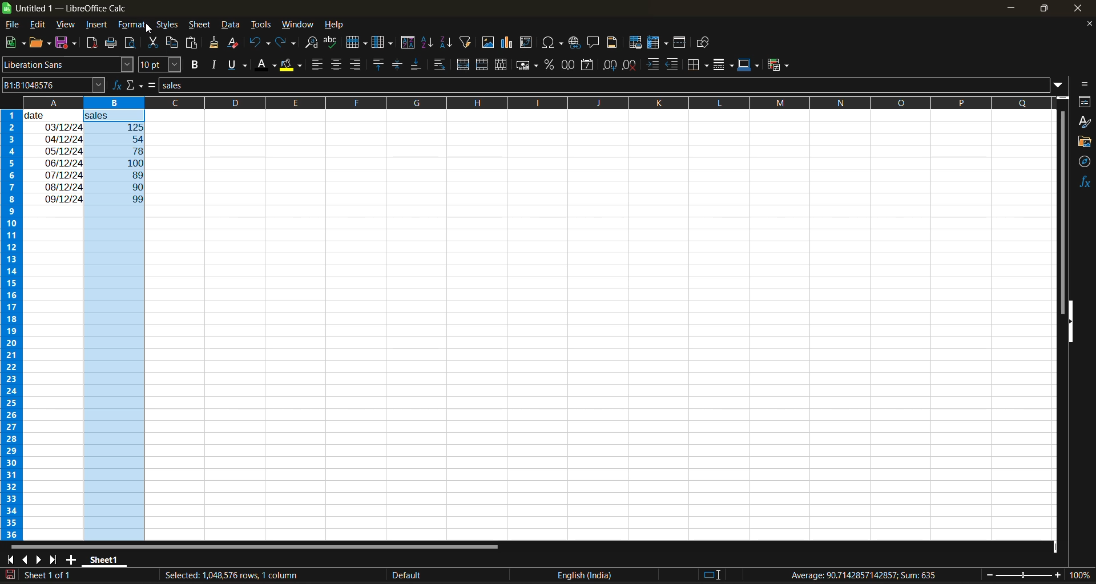 The height and width of the screenshot is (584, 1096). Describe the element at coordinates (1012, 7) in the screenshot. I see `minimize` at that location.